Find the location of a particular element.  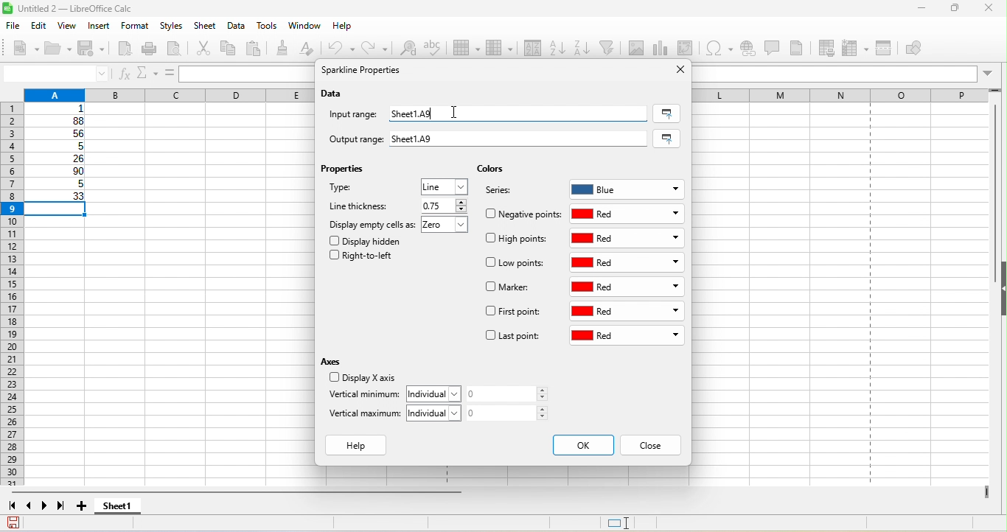

series is located at coordinates (506, 192).